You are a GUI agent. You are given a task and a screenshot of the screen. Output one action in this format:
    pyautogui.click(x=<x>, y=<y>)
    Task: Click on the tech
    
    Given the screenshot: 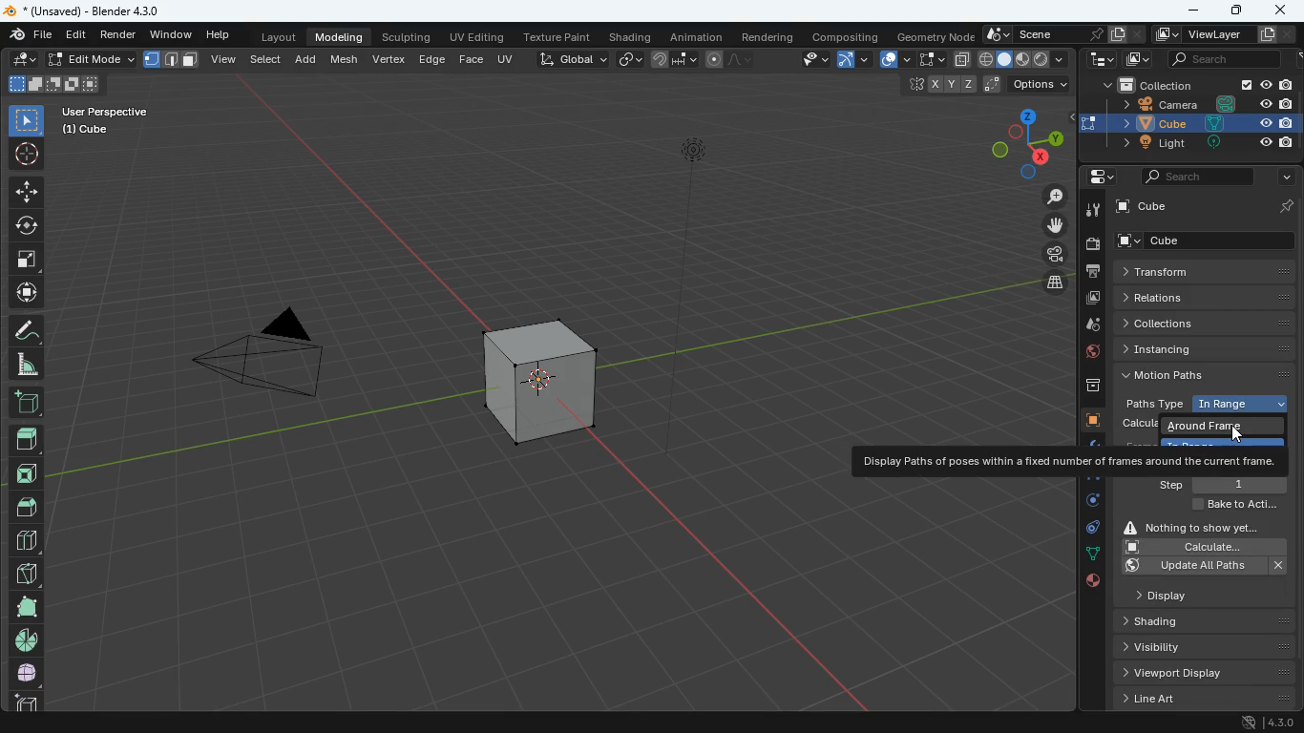 What is the action you would take?
    pyautogui.click(x=1101, y=60)
    